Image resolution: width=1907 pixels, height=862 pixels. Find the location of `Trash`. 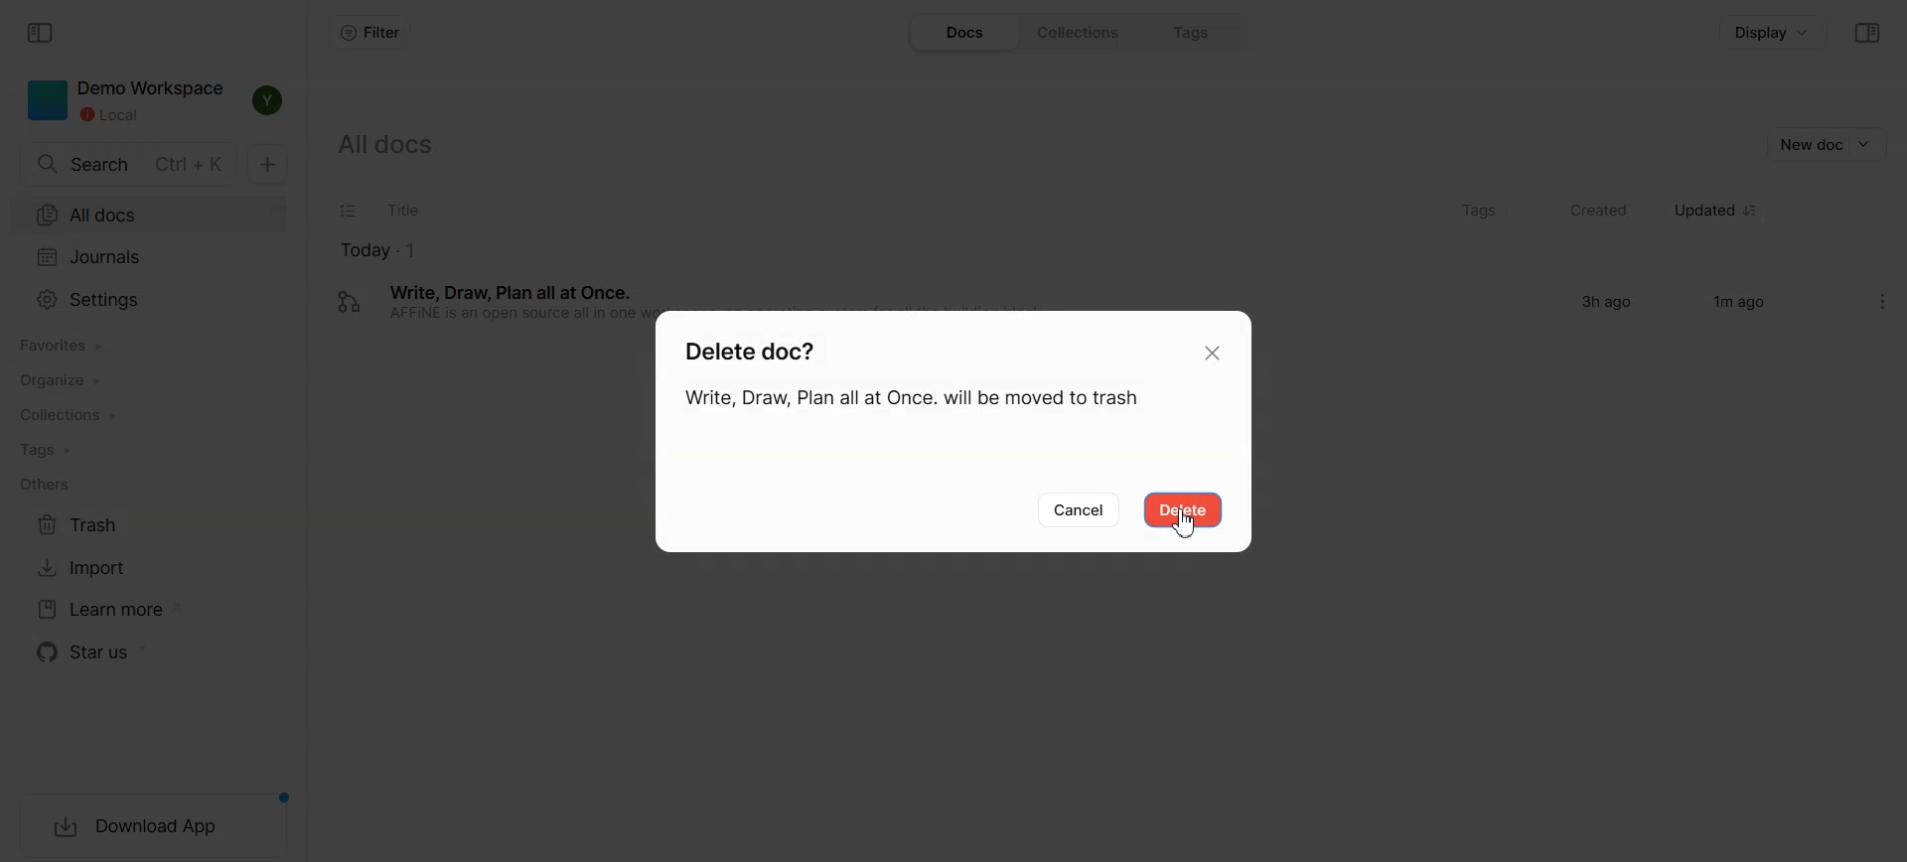

Trash is located at coordinates (130, 526).